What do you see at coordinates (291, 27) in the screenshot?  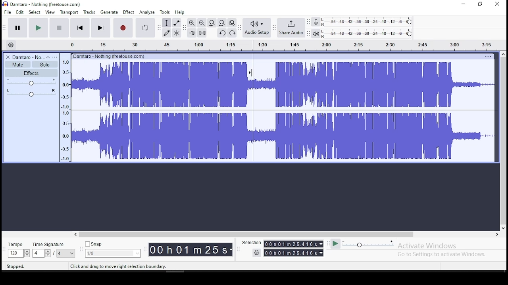 I see `share audio` at bounding box center [291, 27].